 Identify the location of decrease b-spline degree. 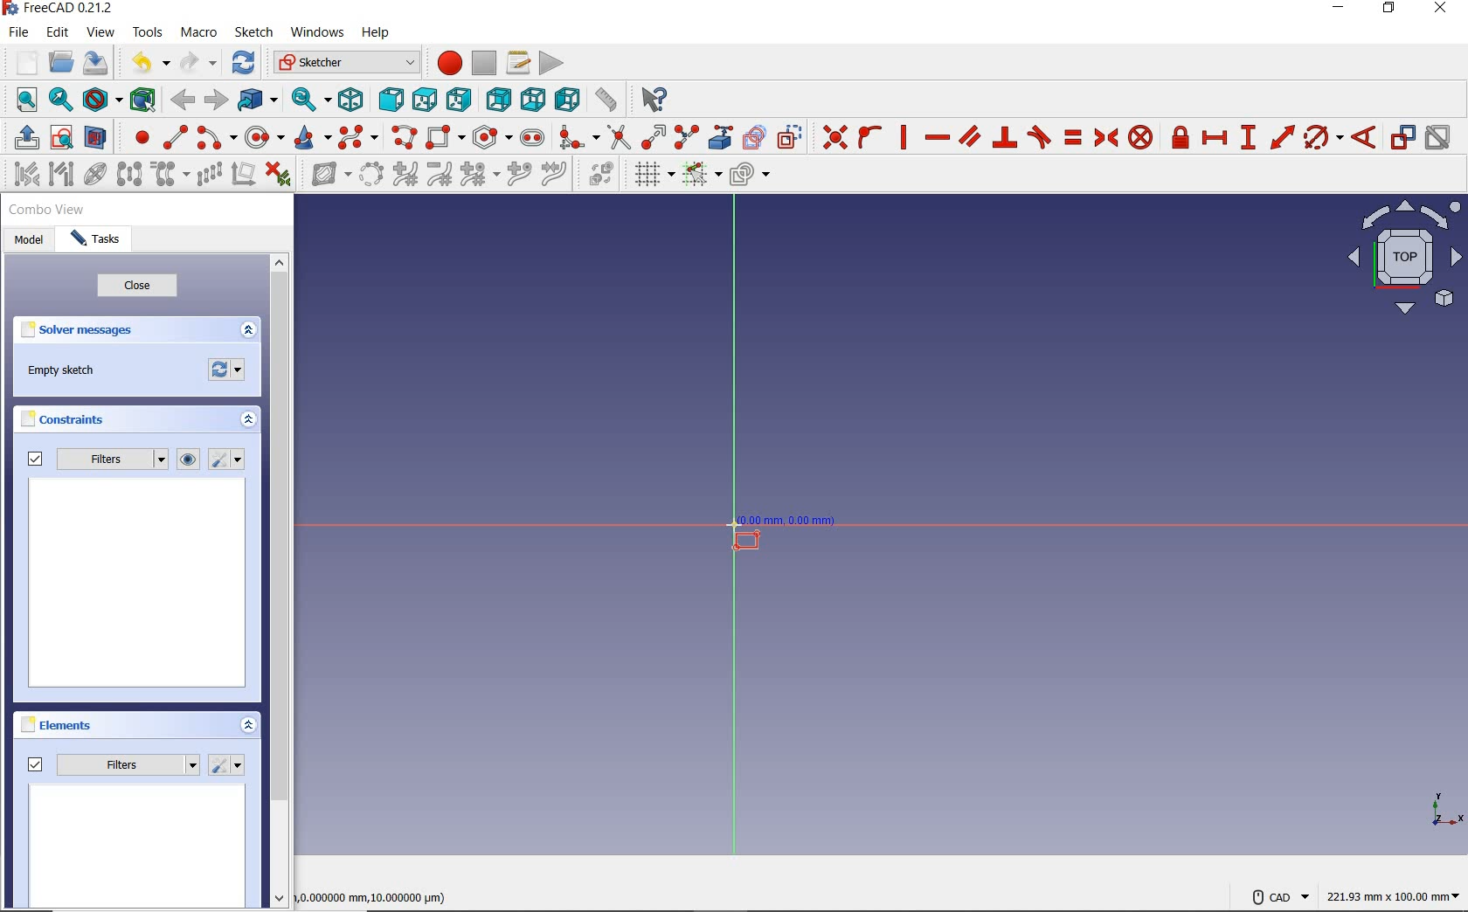
(441, 176).